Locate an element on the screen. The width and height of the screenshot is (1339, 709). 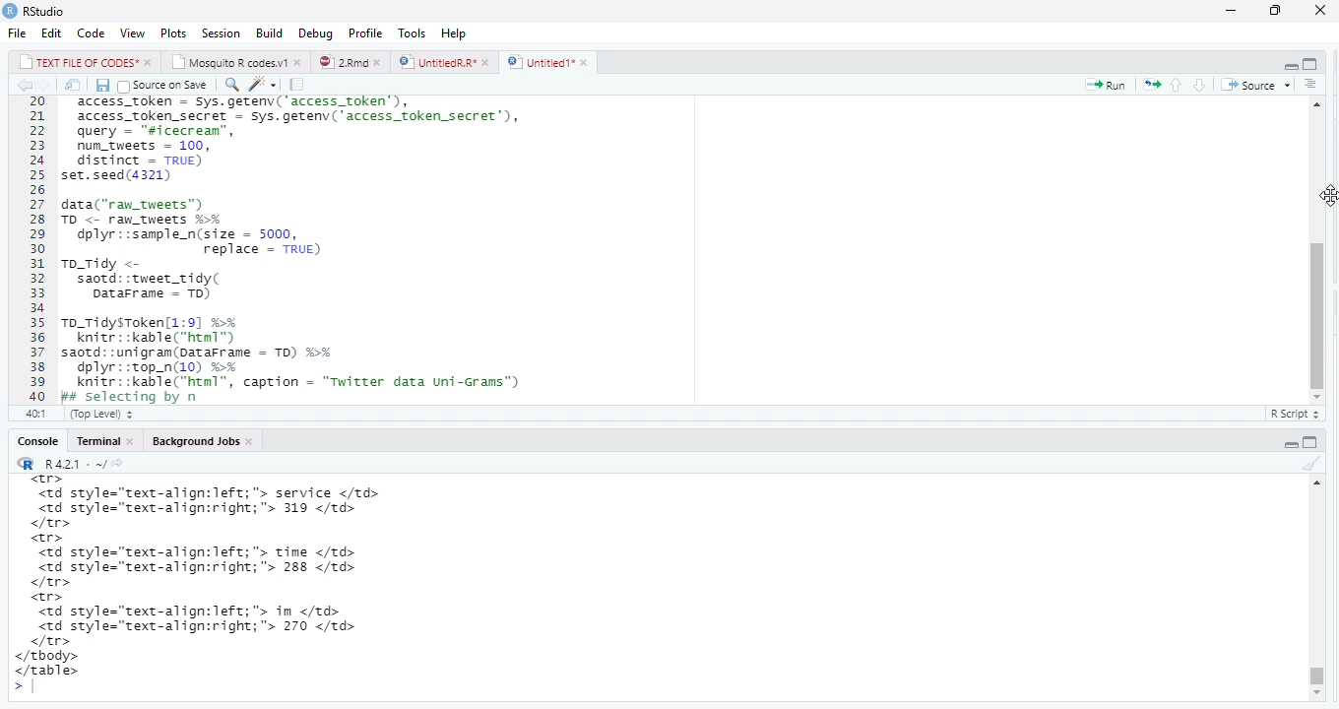
<tr>
<td style="text-align:left; "> service </td>
<td style="text-align:right;"> 319 </td>
</tr>
<tr>
<td style="text-align:left; "> time </td>
<td style="text-align:right;"> 288 </td>
</tr>
<tr>
<td style="text-align:left; "> in </td>
<td style="text-align:right;"> 270 </td>
</tr>

</tbody>

</table>

> is located at coordinates (238, 586).